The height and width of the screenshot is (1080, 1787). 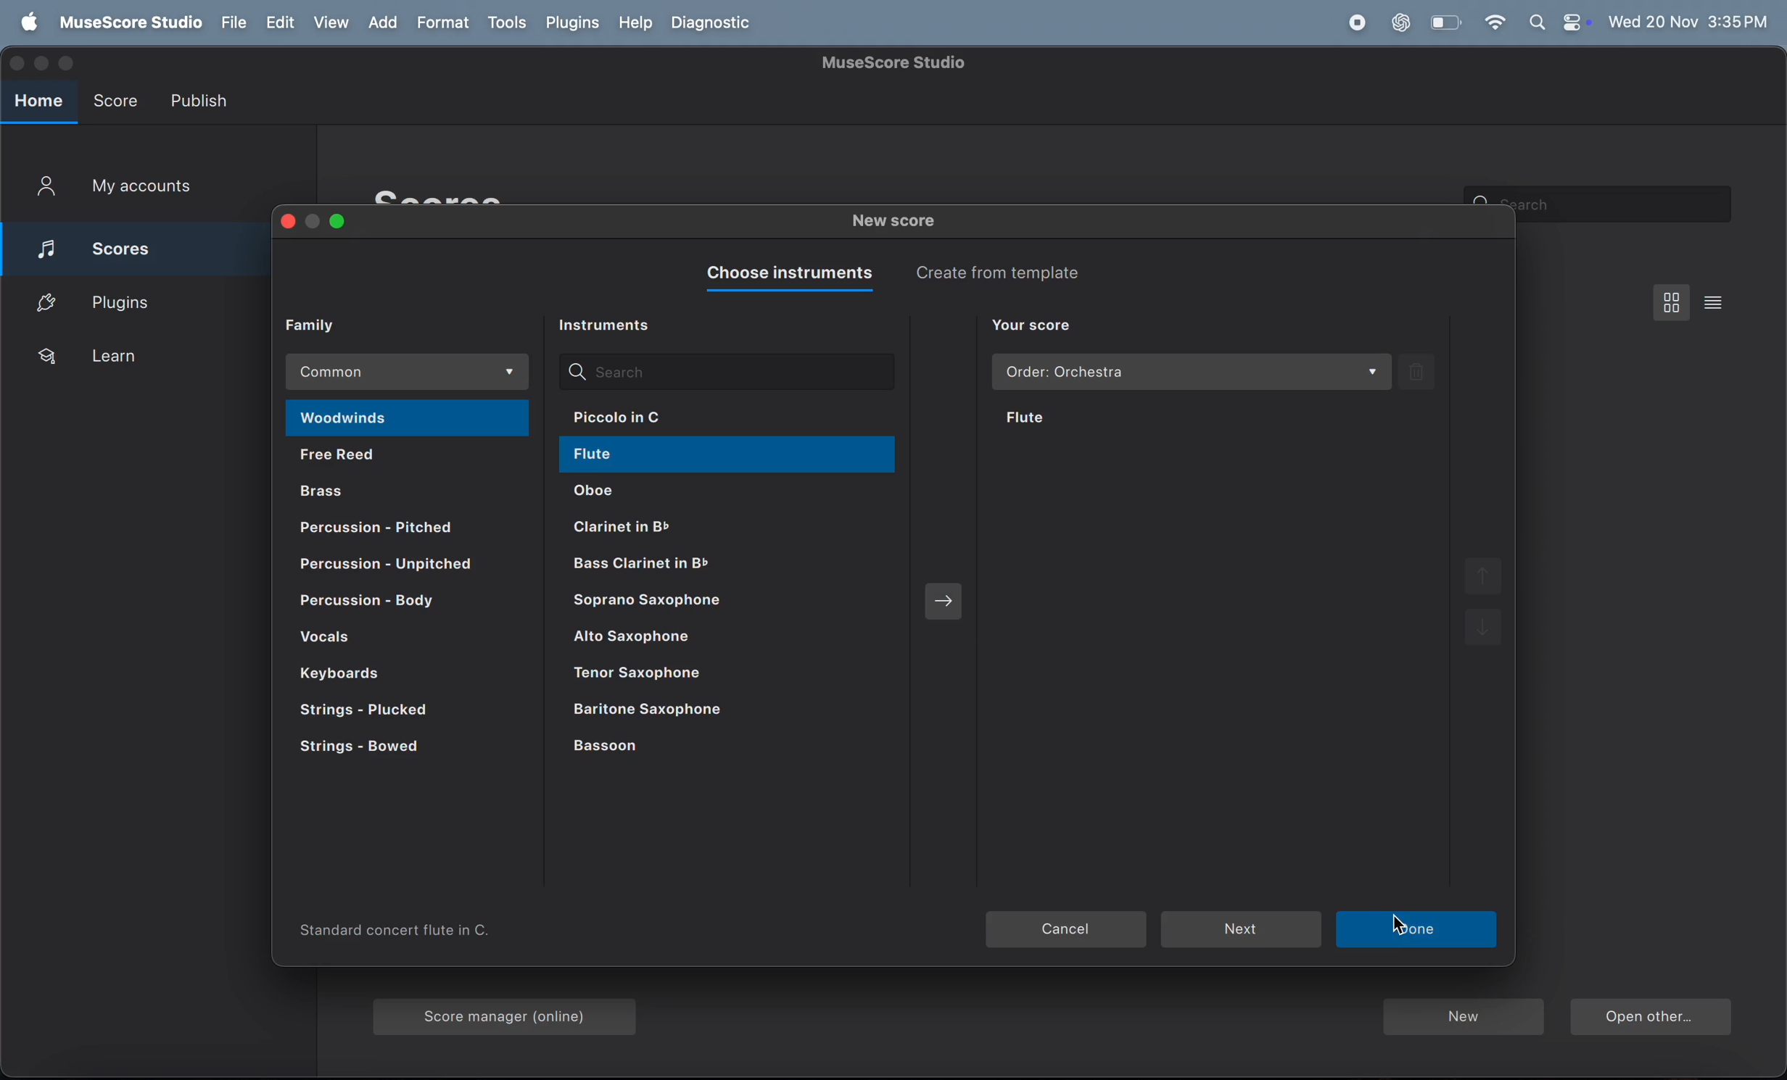 What do you see at coordinates (446, 22) in the screenshot?
I see `format` at bounding box center [446, 22].